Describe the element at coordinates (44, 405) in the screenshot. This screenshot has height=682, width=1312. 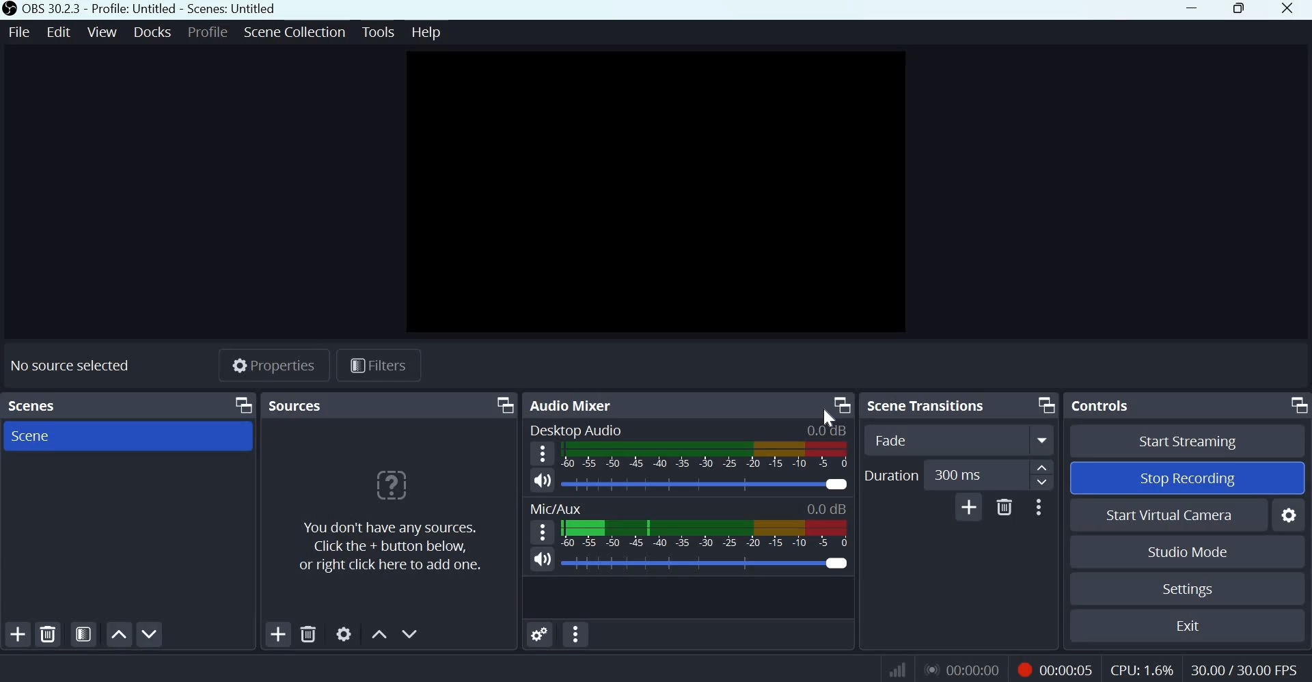
I see `Scenes` at that location.